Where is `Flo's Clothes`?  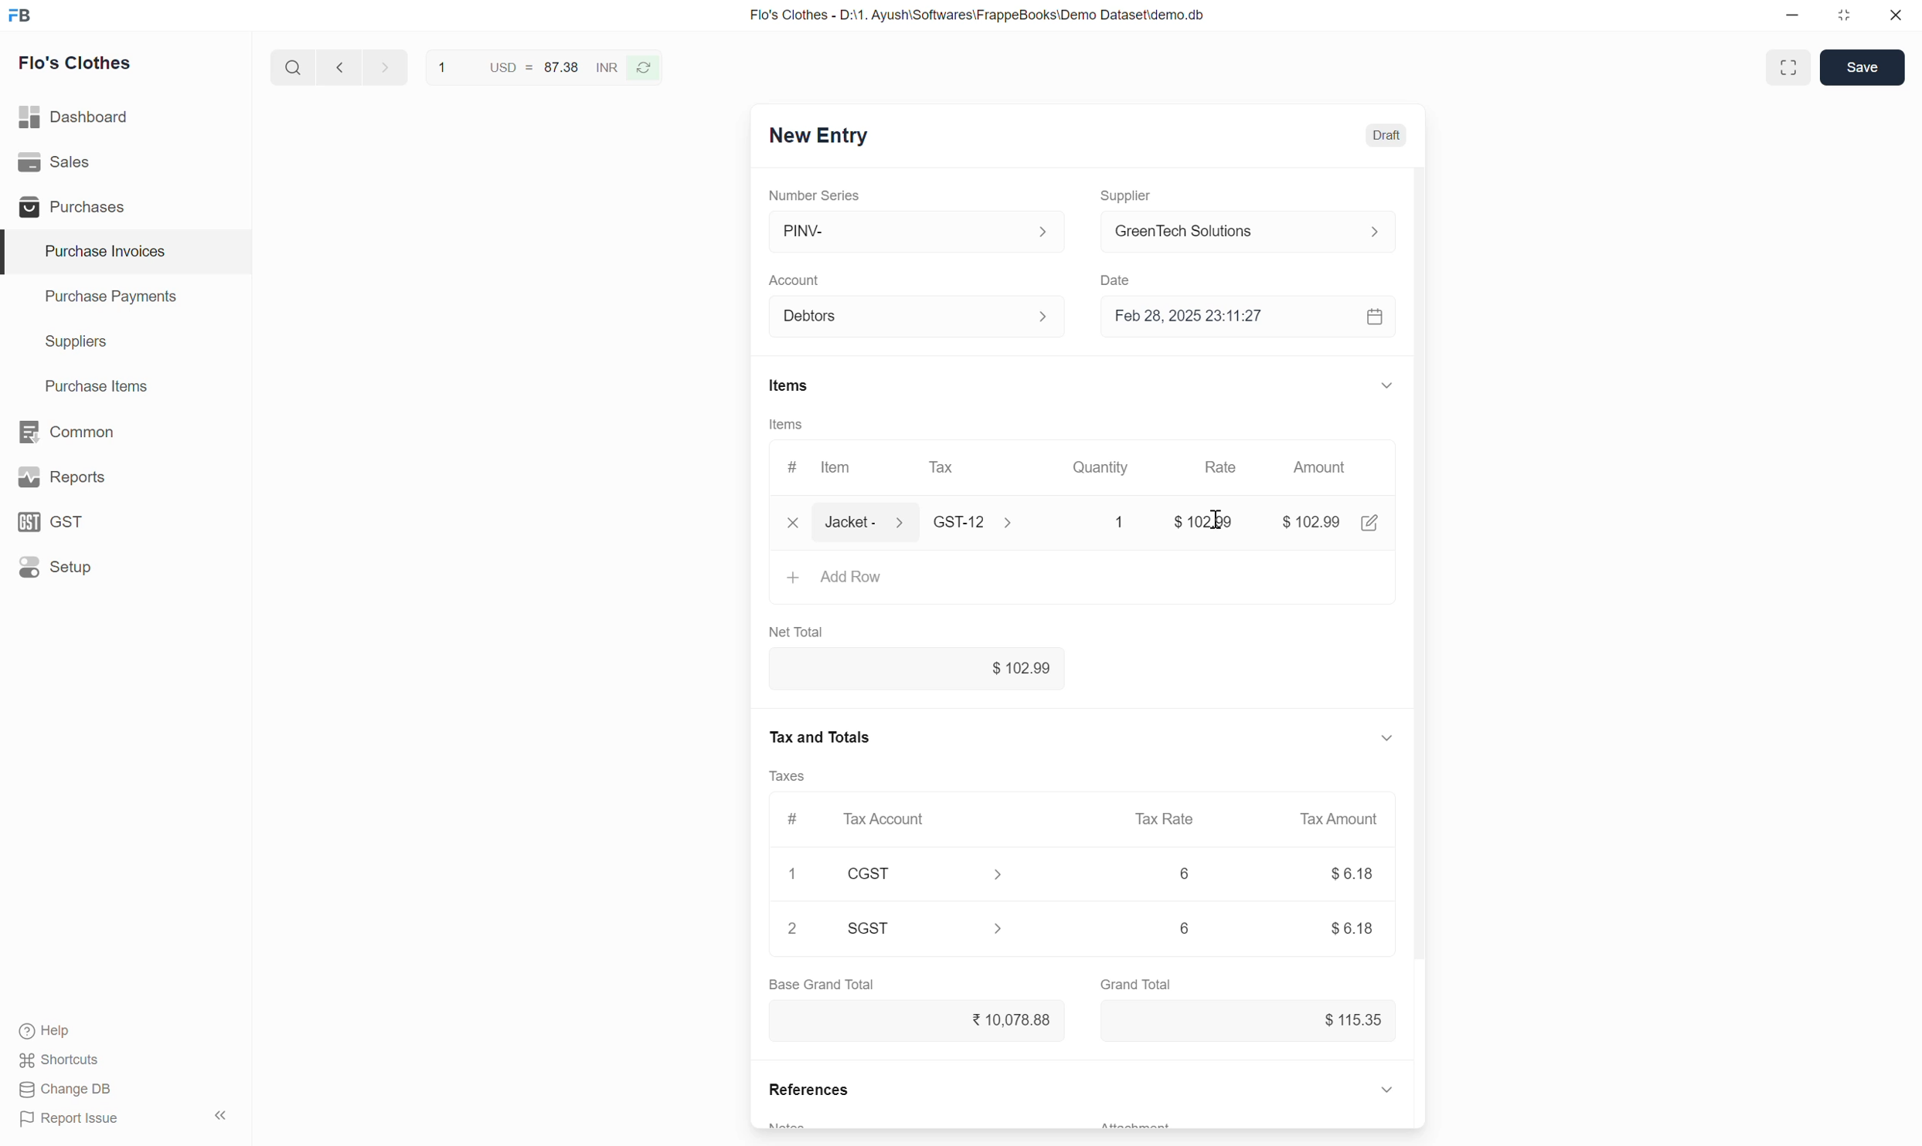
Flo's Clothes is located at coordinates (76, 63).